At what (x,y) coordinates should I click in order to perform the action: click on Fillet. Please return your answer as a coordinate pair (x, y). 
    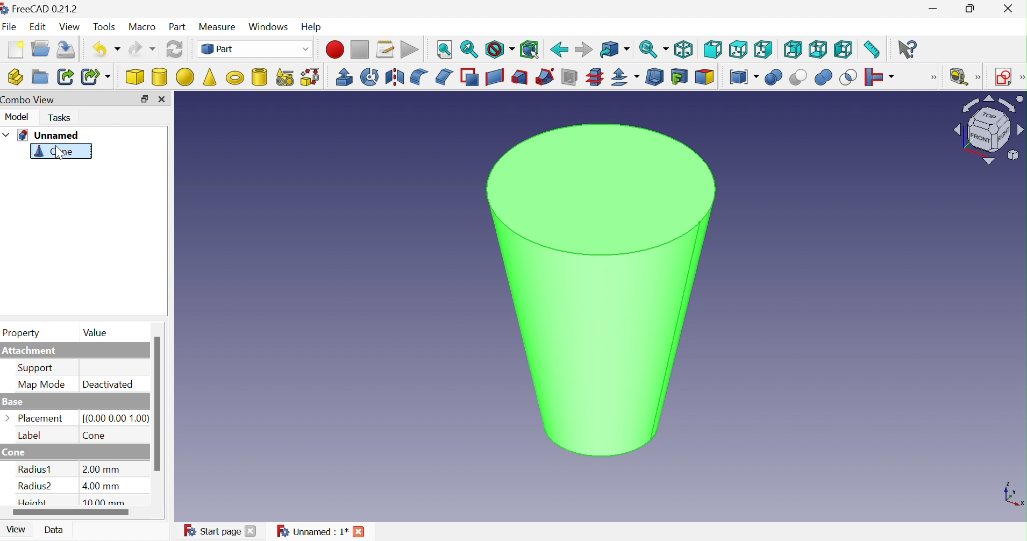
    Looking at the image, I should click on (419, 76).